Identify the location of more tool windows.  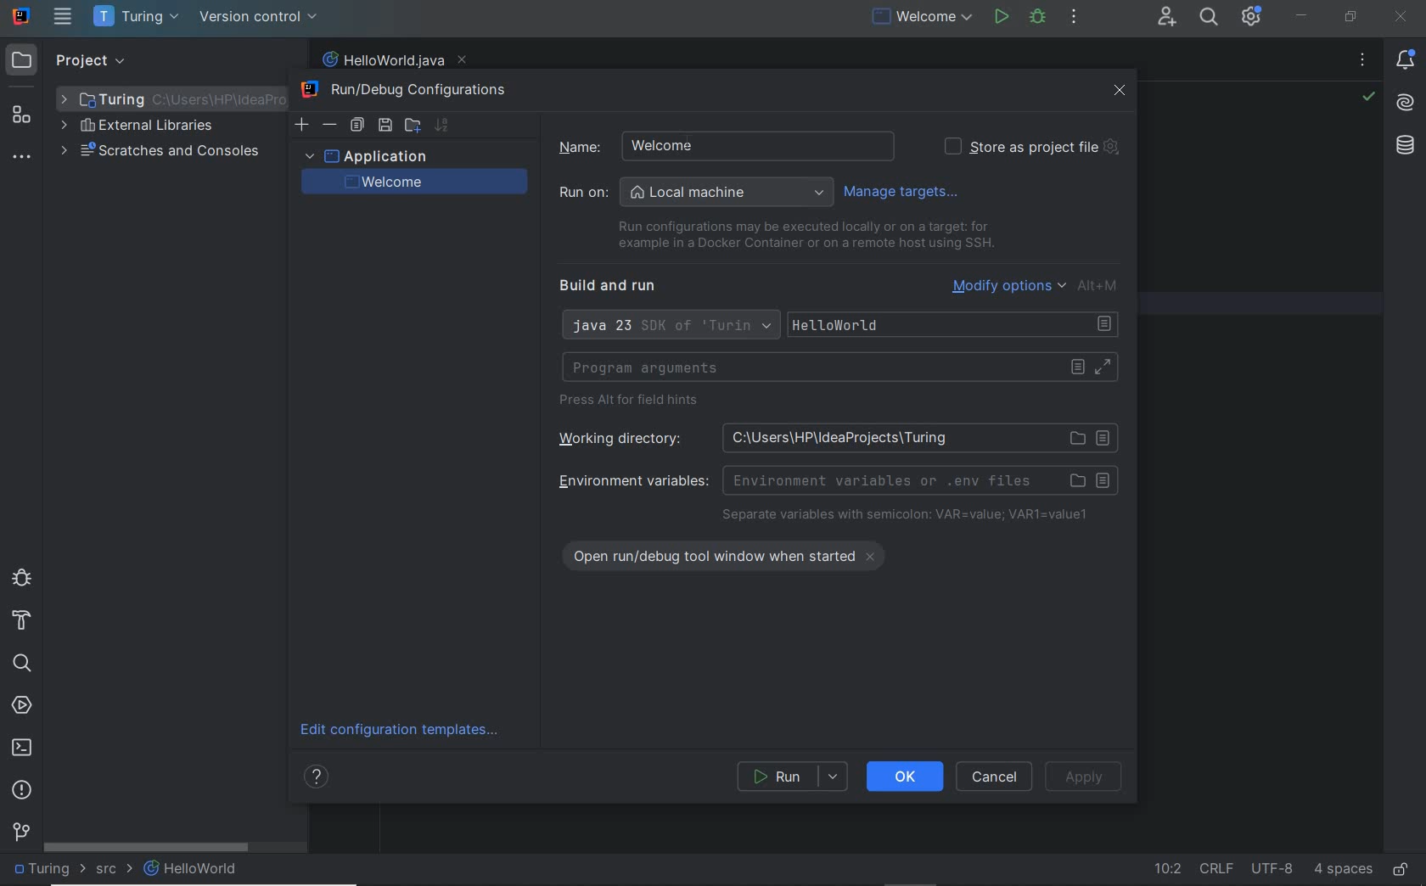
(20, 159).